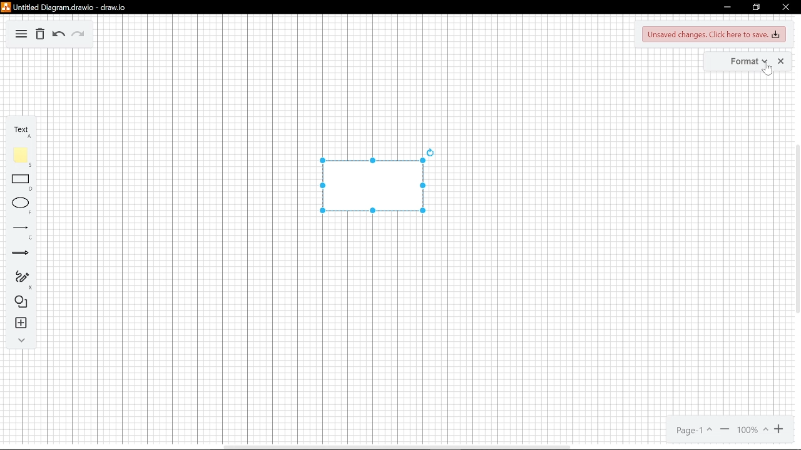 The width and height of the screenshot is (801, 450). What do you see at coordinates (24, 127) in the screenshot?
I see `Text` at bounding box center [24, 127].